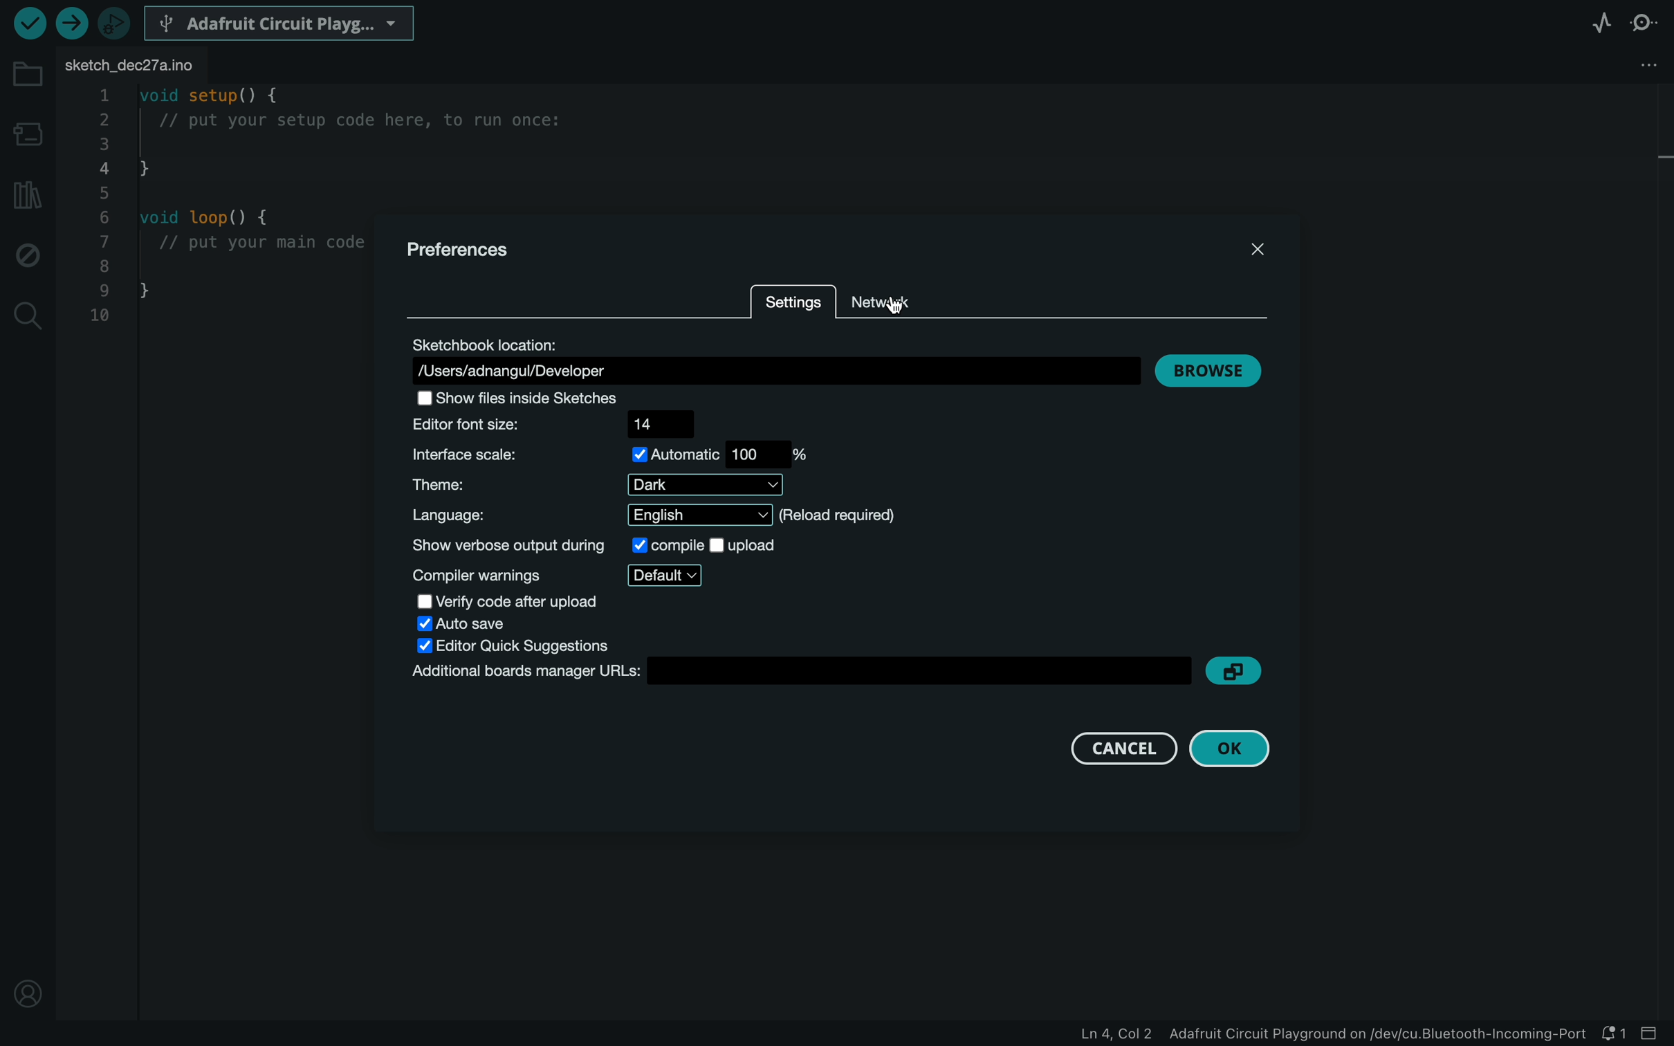 The image size is (1674, 1046). I want to click on editor quick, so click(519, 646).